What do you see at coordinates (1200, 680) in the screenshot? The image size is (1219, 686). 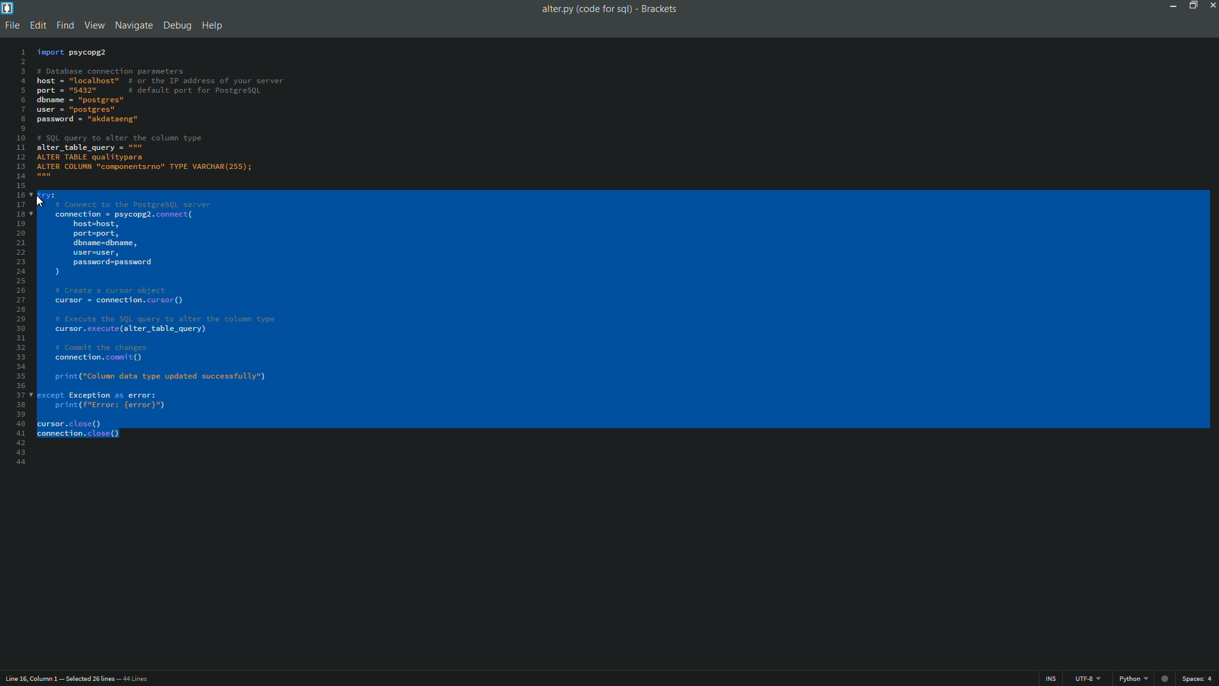 I see `space` at bounding box center [1200, 680].